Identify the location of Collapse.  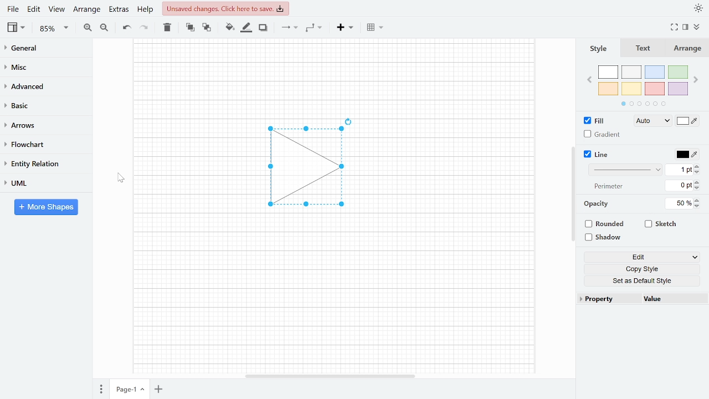
(701, 28).